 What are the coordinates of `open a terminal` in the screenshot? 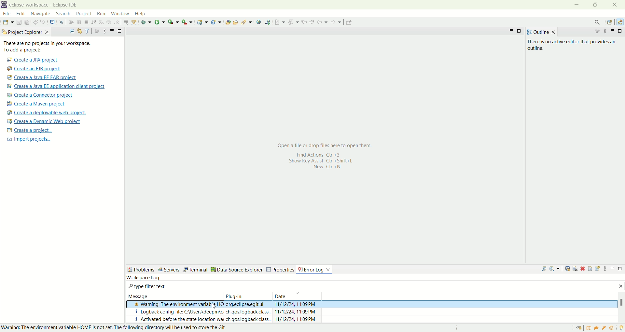 It's located at (52, 22).